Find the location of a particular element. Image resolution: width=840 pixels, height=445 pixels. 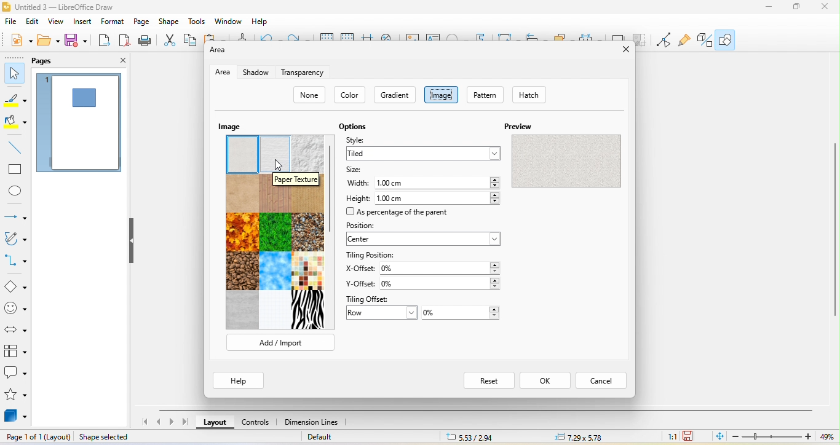

tiling offset is located at coordinates (372, 299).